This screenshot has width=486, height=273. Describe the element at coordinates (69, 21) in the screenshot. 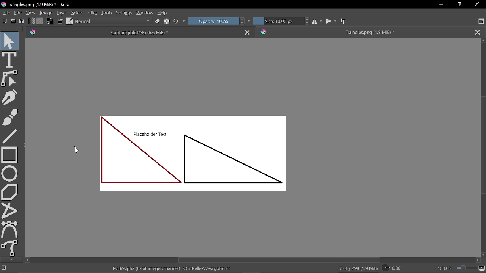

I see `Choose brush preset` at that location.